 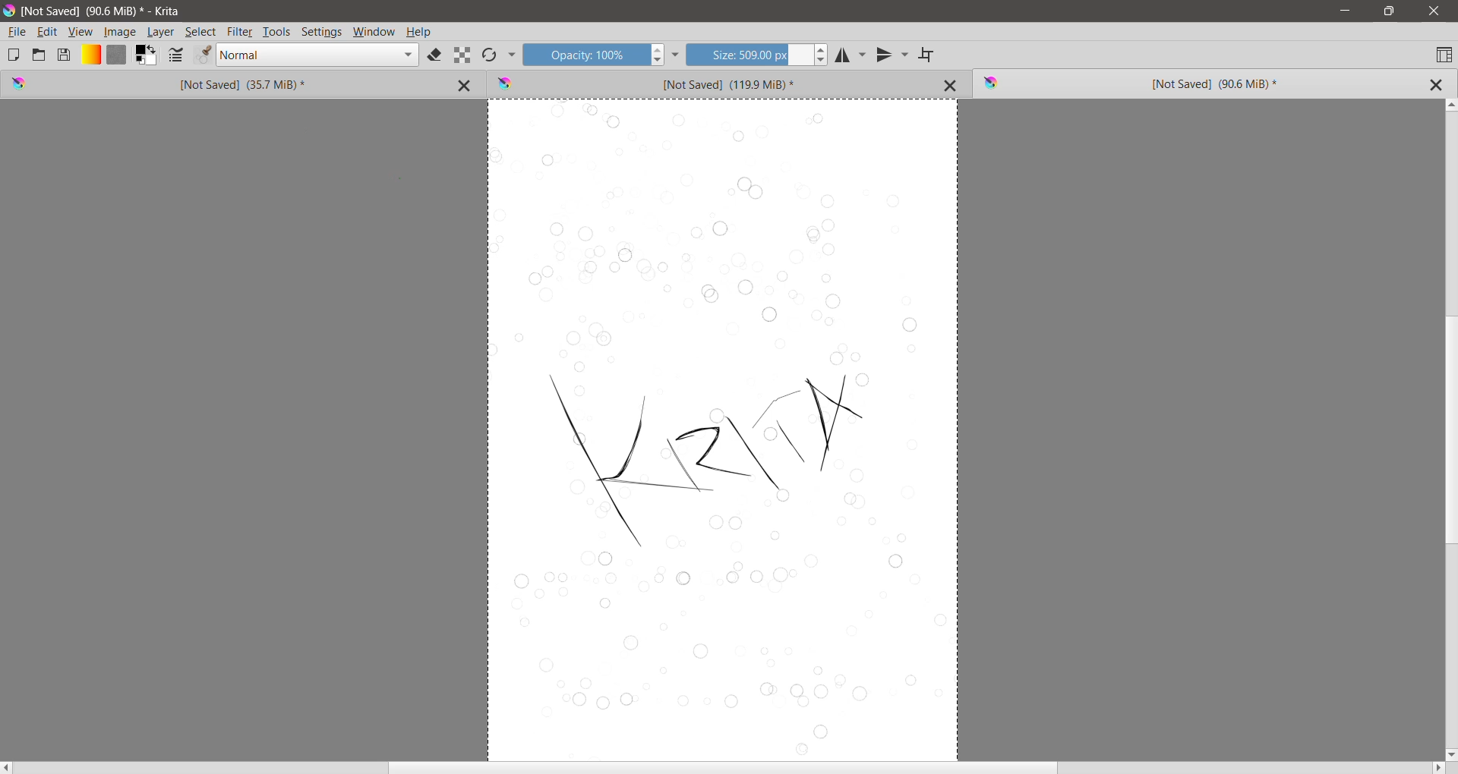 I want to click on Blending mode, so click(x=317, y=55).